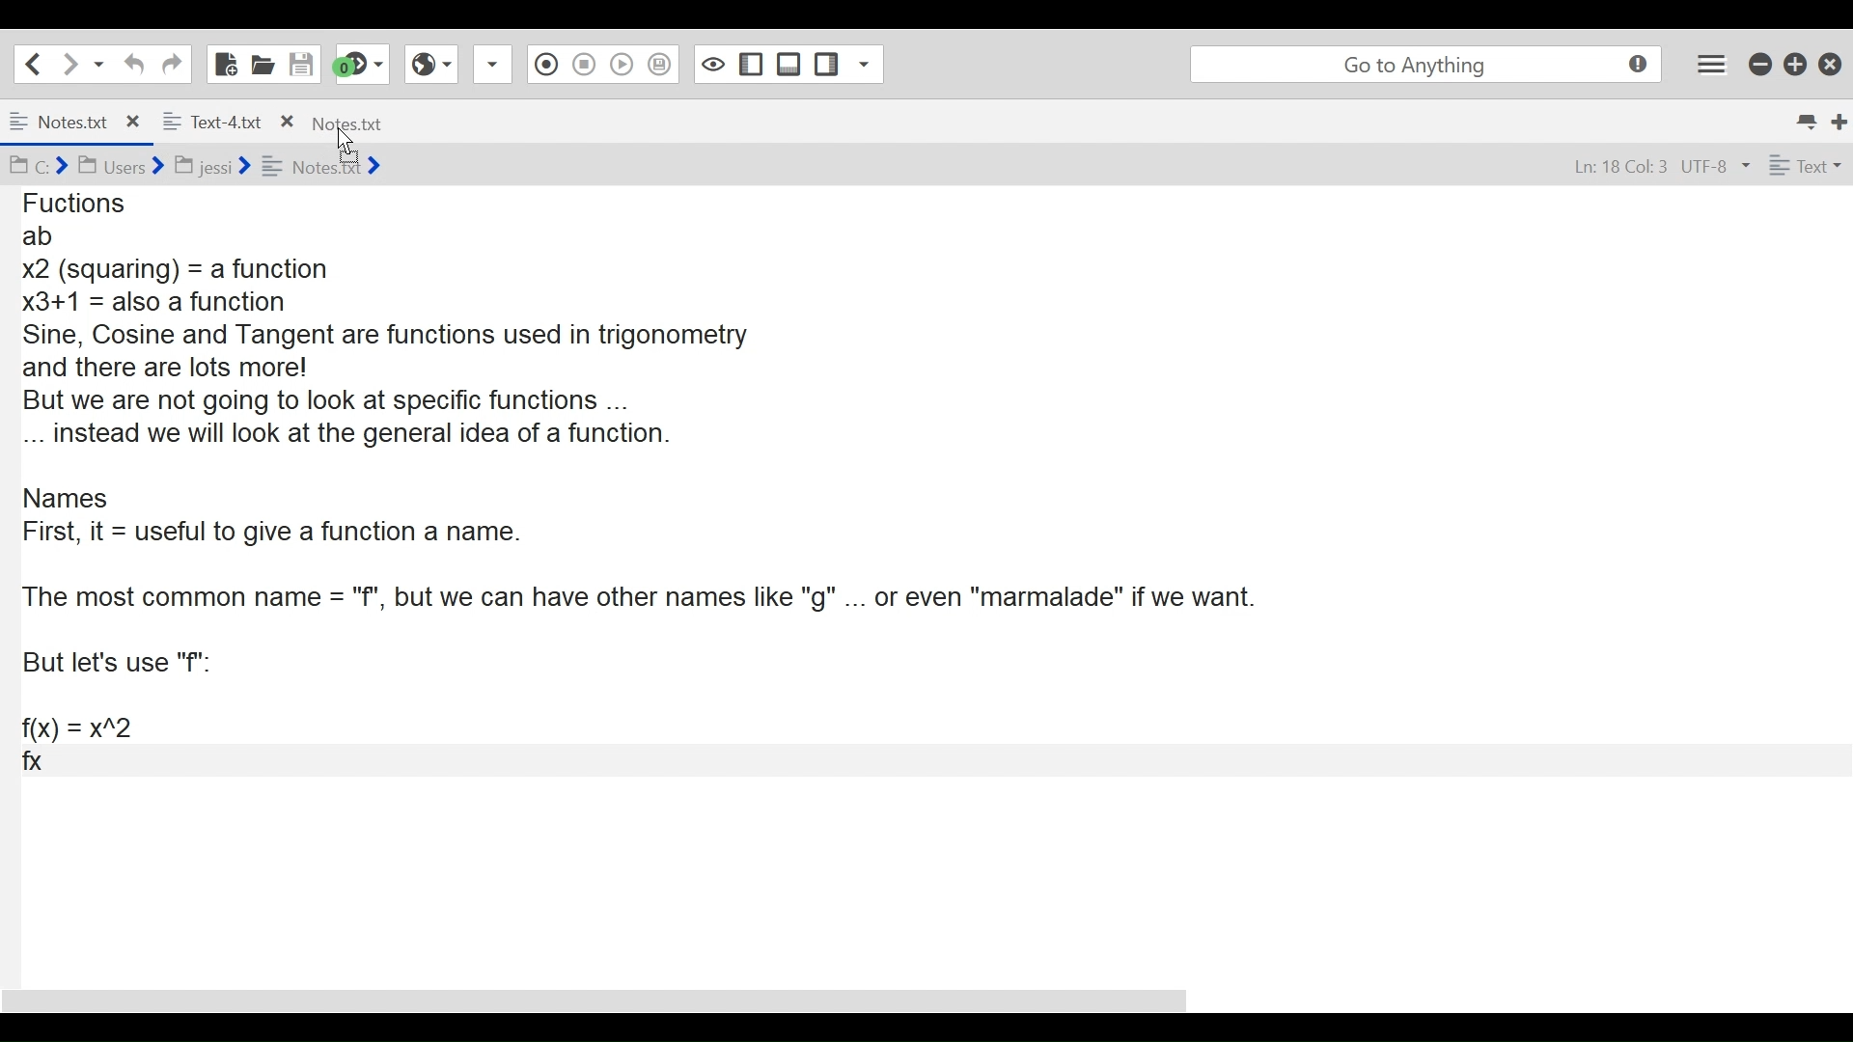  I want to click on notes.txt, so click(61, 119).